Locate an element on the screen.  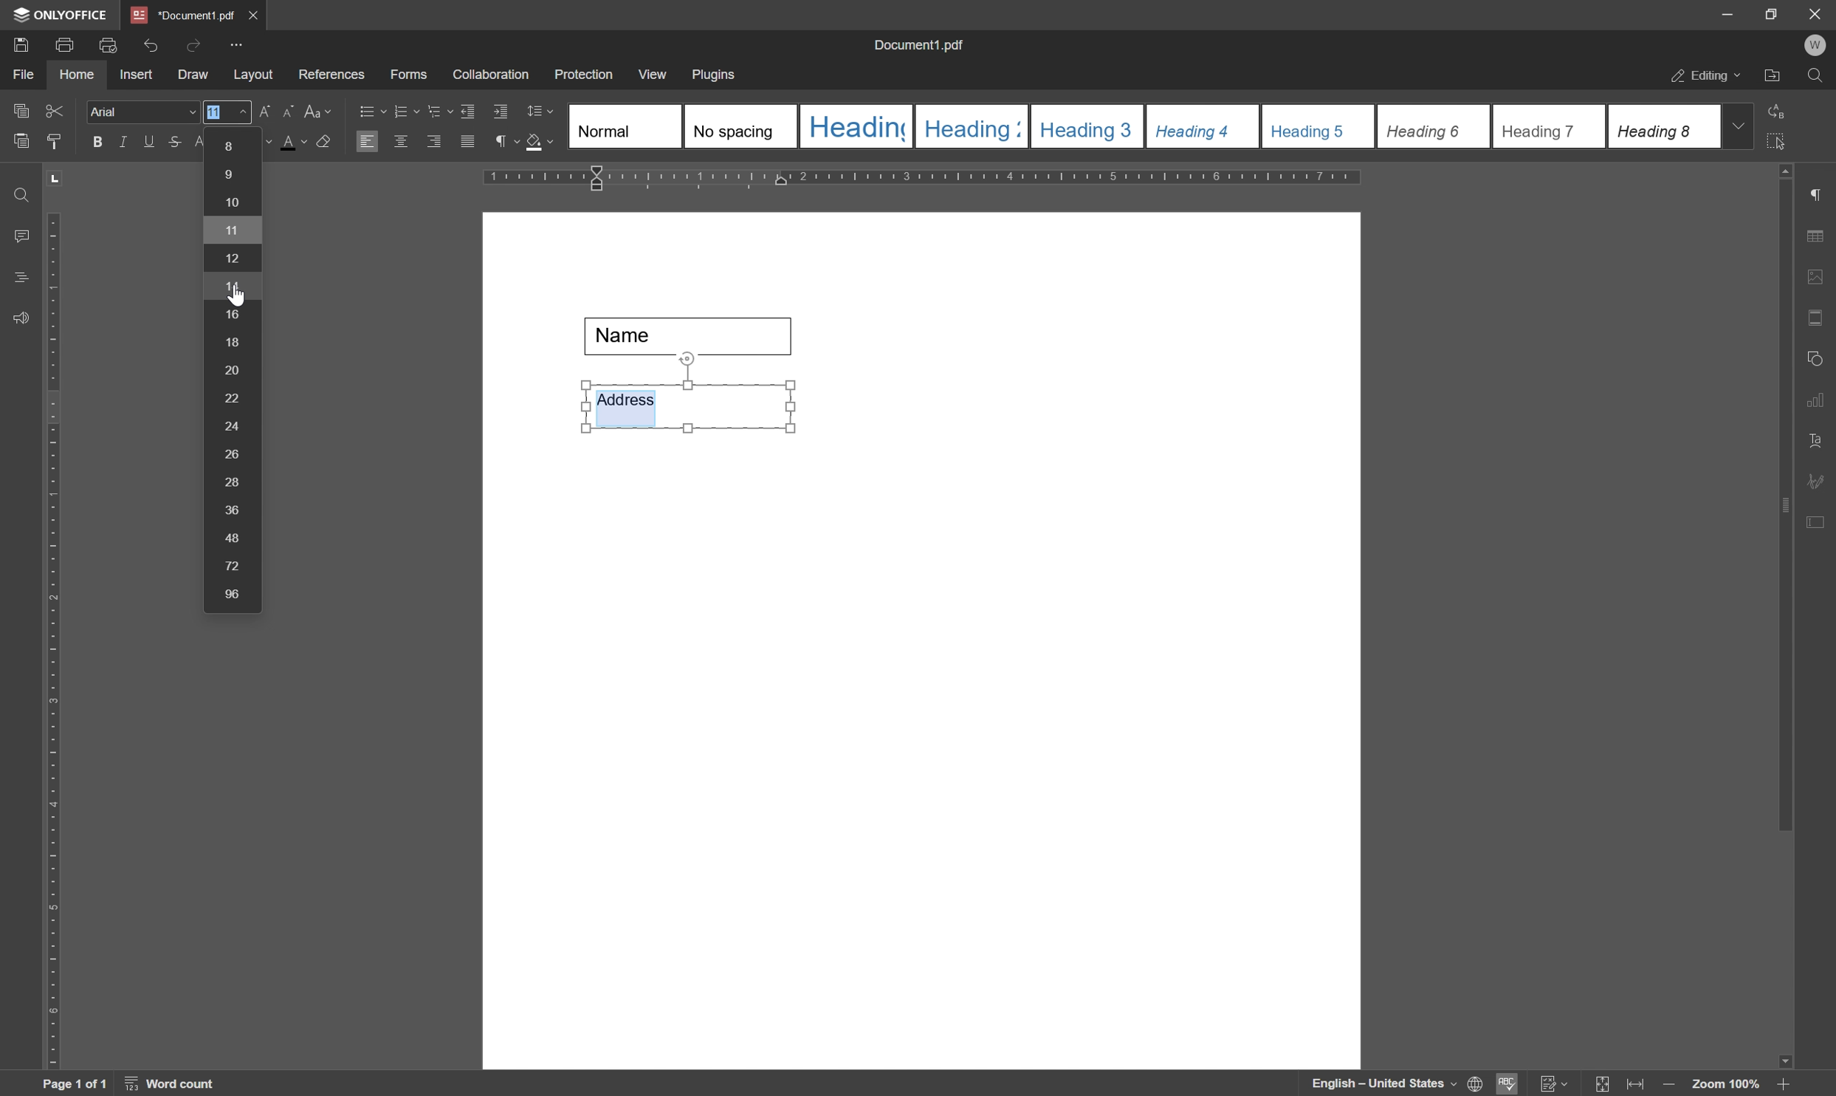
strikethrough is located at coordinates (173, 144).